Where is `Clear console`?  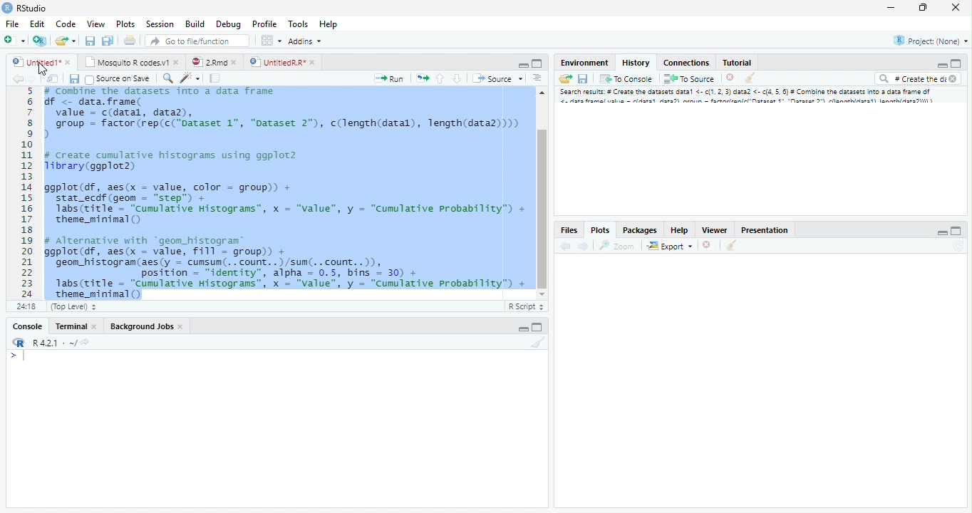 Clear console is located at coordinates (752, 79).